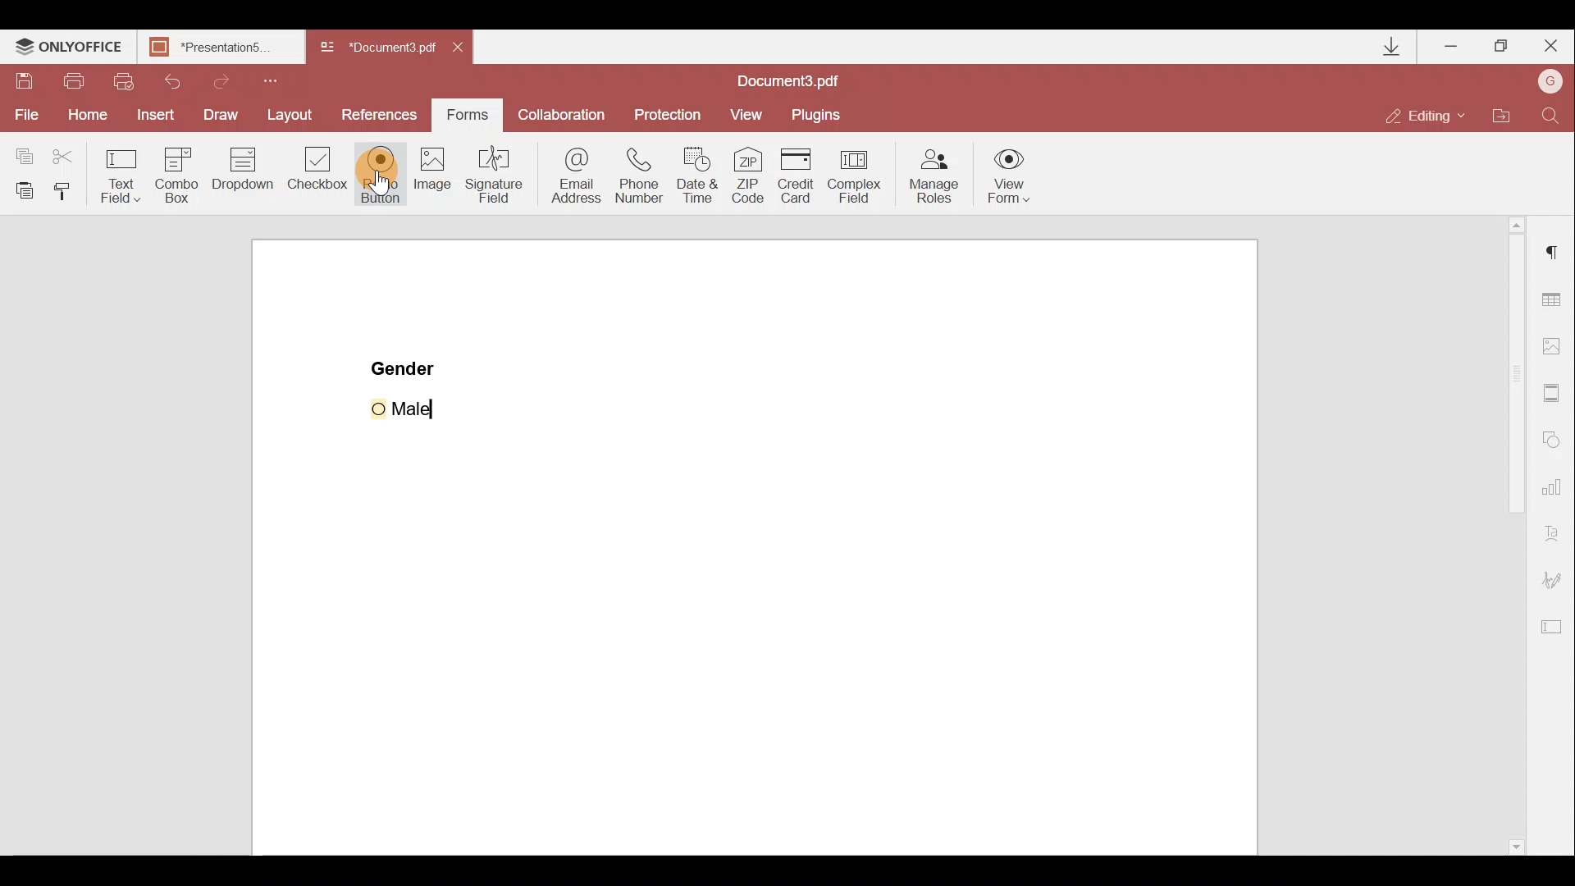 The height and width of the screenshot is (886, 1575). Describe the element at coordinates (703, 177) in the screenshot. I see `Date & time` at that location.